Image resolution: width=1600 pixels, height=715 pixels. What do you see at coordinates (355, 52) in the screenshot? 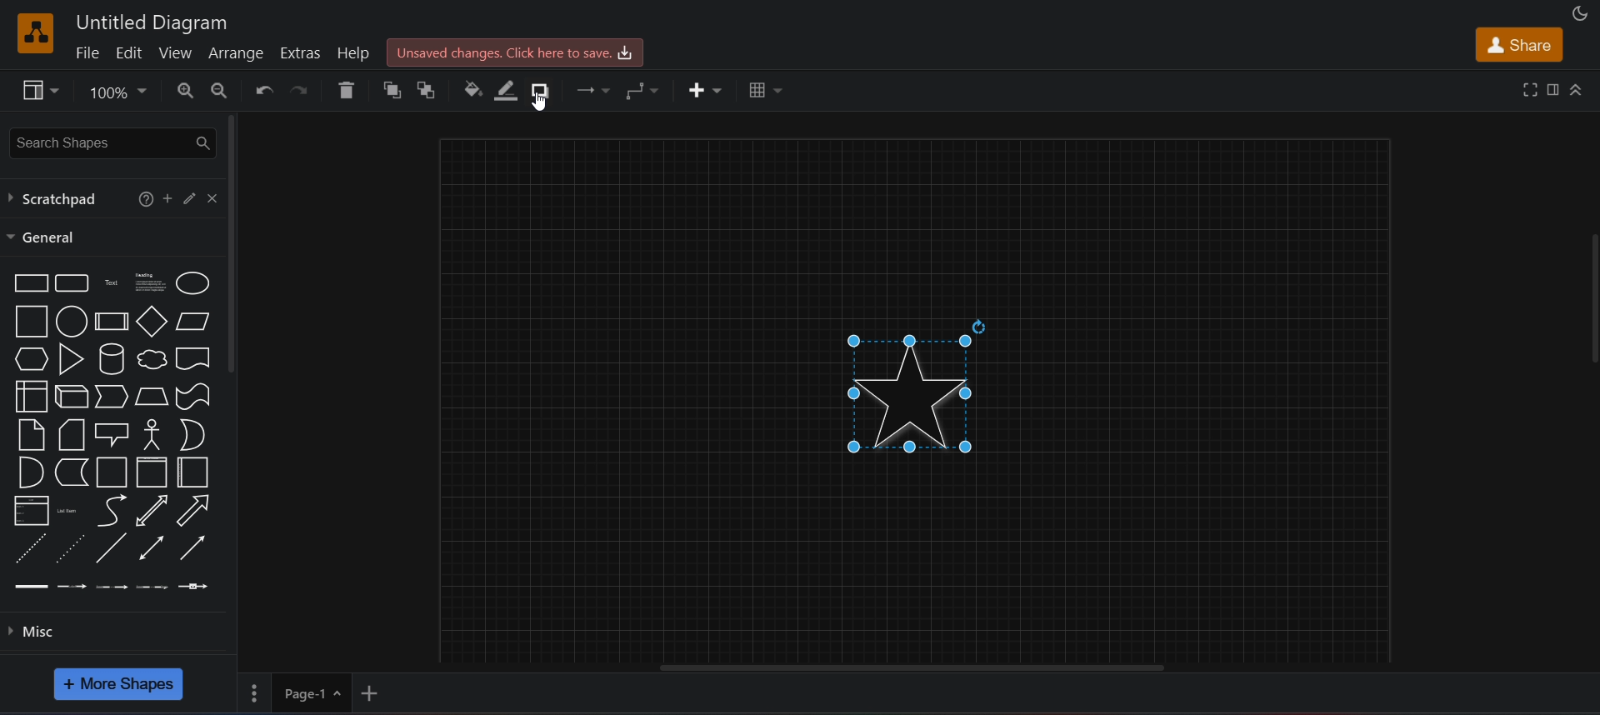
I see `help` at bounding box center [355, 52].